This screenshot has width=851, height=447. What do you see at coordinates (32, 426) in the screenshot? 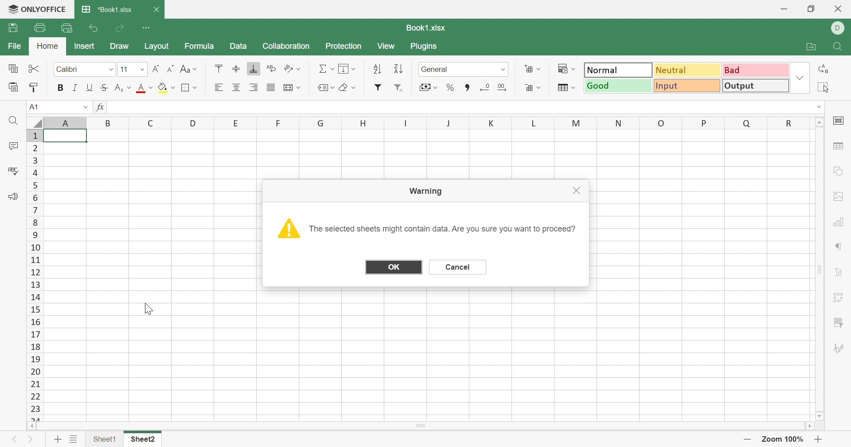
I see `Scroll Left` at bounding box center [32, 426].